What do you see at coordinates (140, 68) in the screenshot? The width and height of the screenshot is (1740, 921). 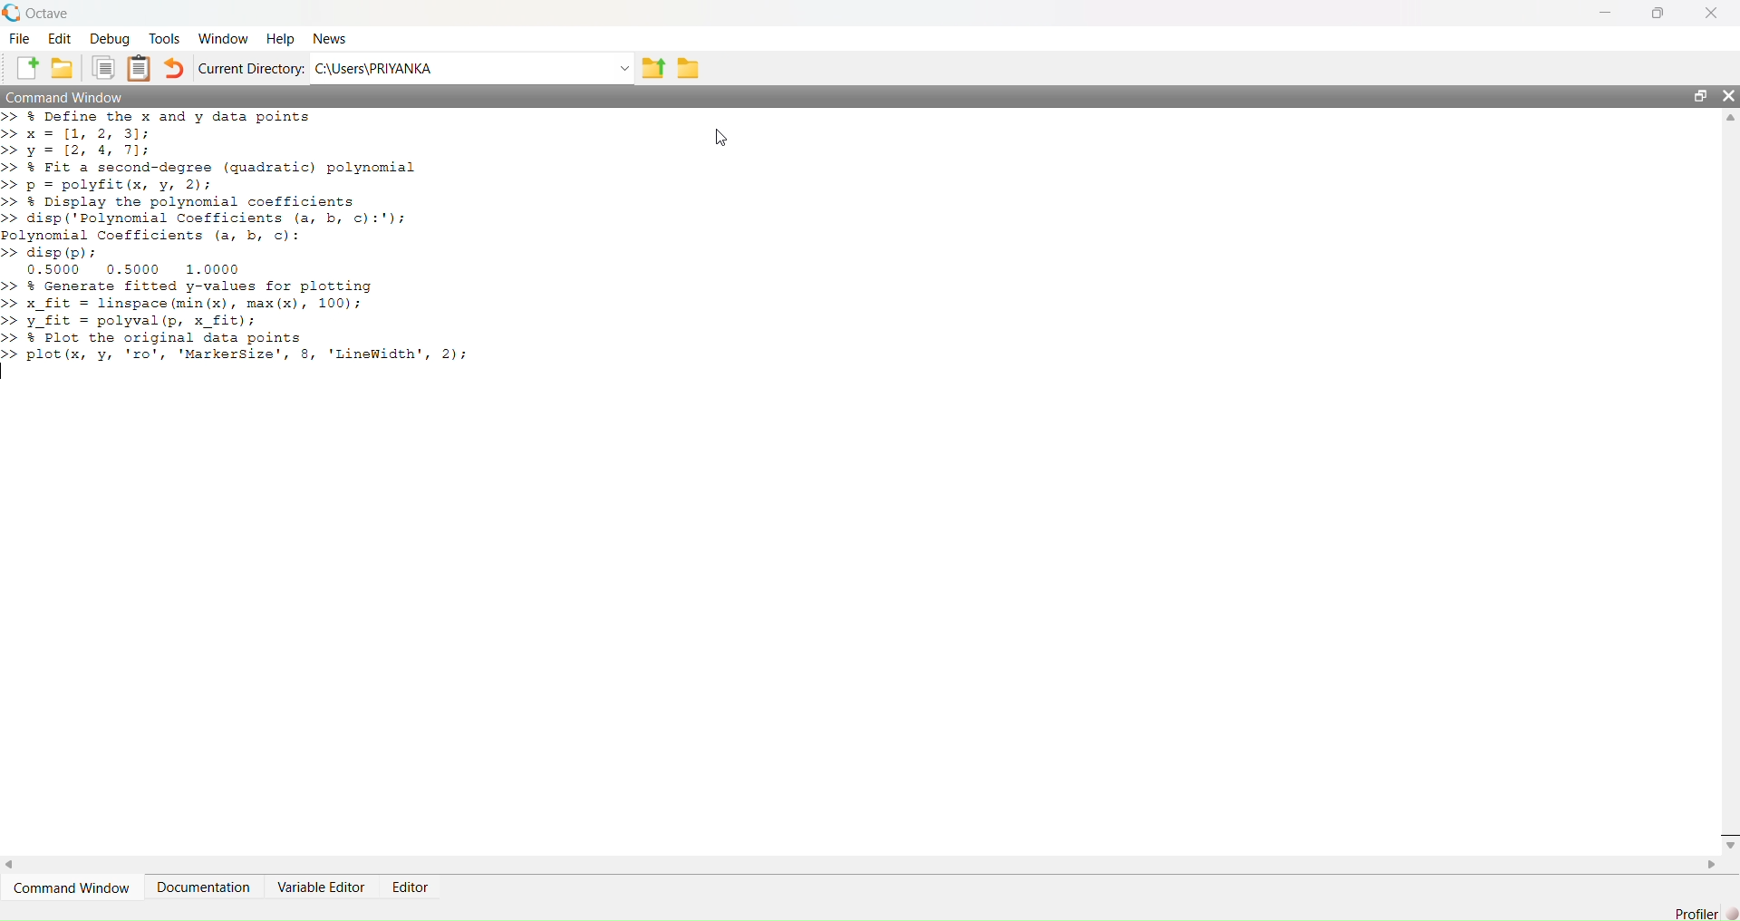 I see `Paste` at bounding box center [140, 68].